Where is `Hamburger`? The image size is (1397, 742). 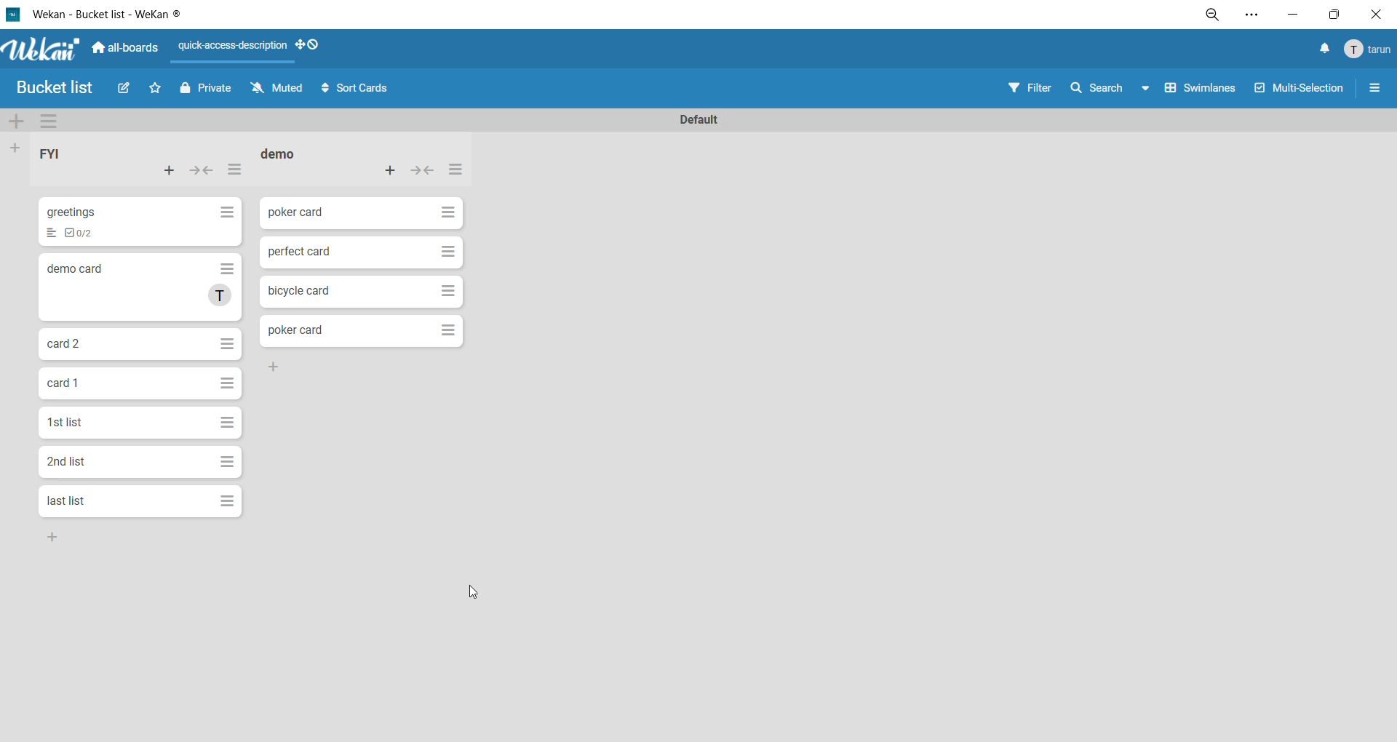
Hamburger is located at coordinates (224, 342).